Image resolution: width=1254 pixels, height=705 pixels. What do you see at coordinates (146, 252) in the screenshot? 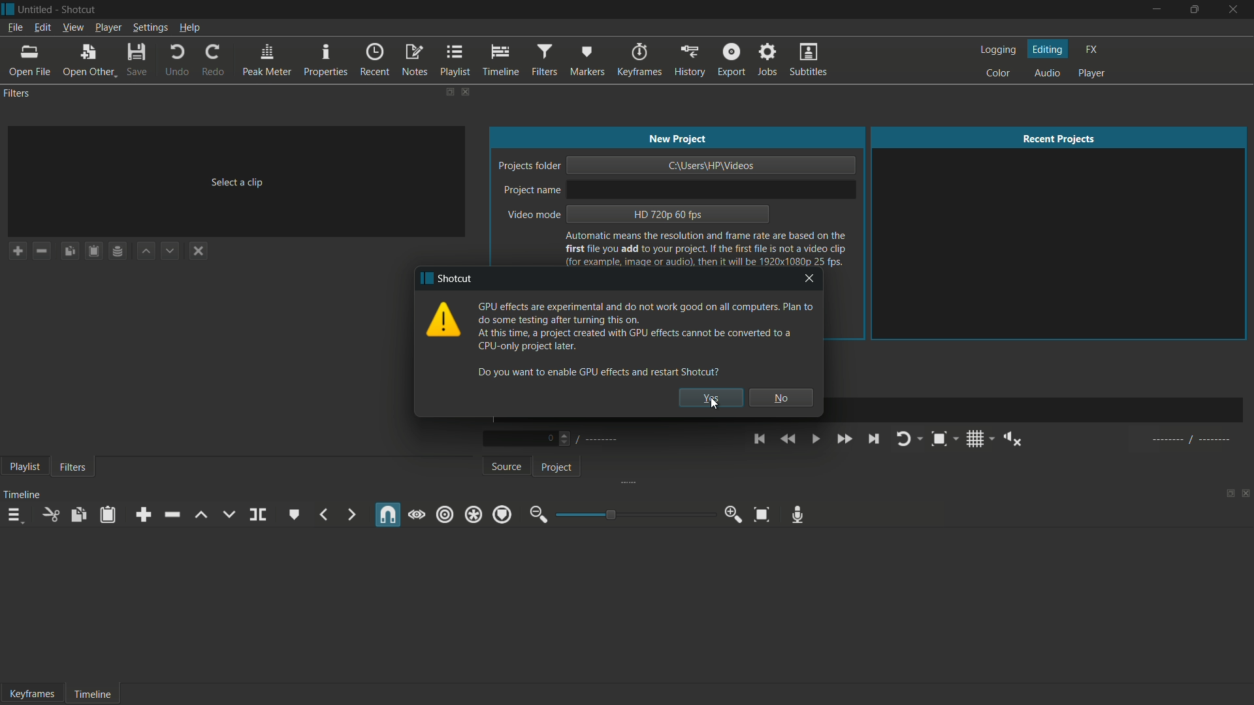
I see `move filter up` at bounding box center [146, 252].